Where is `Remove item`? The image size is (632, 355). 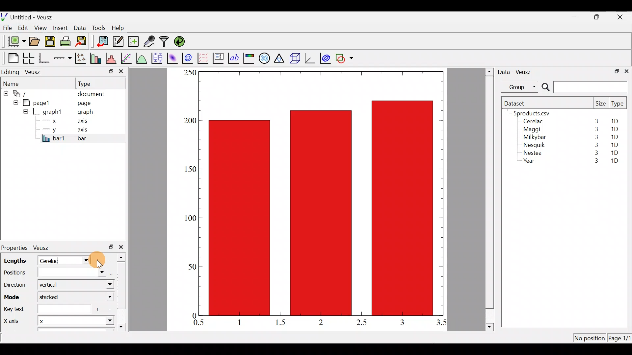 Remove item is located at coordinates (109, 310).